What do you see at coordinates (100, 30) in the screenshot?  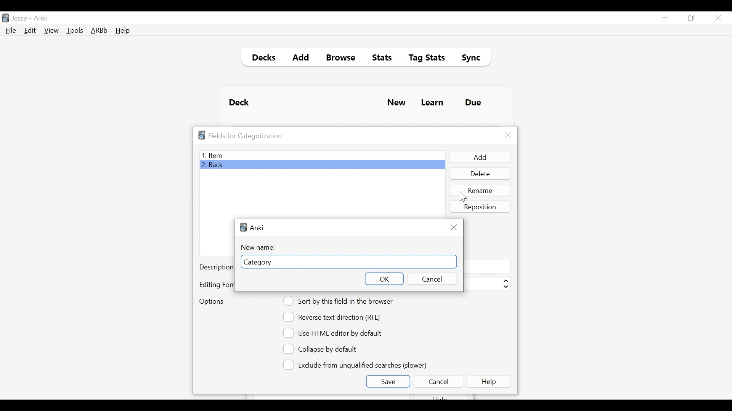 I see `Advanced Review Button bar` at bounding box center [100, 30].